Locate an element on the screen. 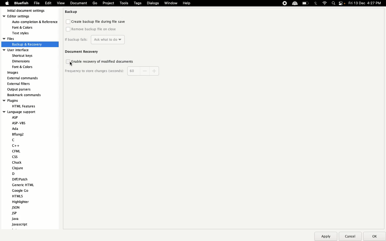 This screenshot has height=241, width=386. Create backup file during file save is located at coordinates (97, 22).